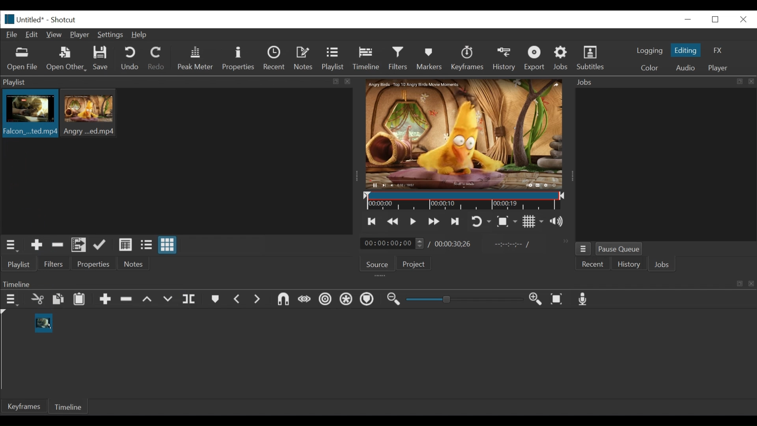 Image resolution: width=757 pixels, height=426 pixels. I want to click on History, so click(505, 58).